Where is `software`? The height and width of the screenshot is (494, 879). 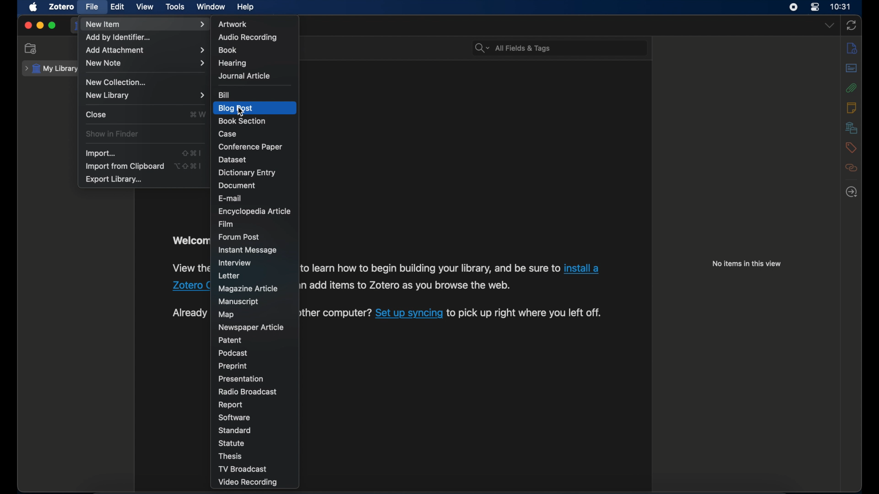
software is located at coordinates (234, 418).